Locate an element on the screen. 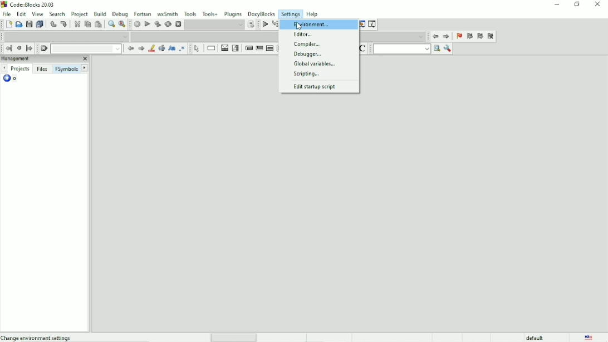 The width and height of the screenshot is (608, 342). Cut is located at coordinates (76, 24).